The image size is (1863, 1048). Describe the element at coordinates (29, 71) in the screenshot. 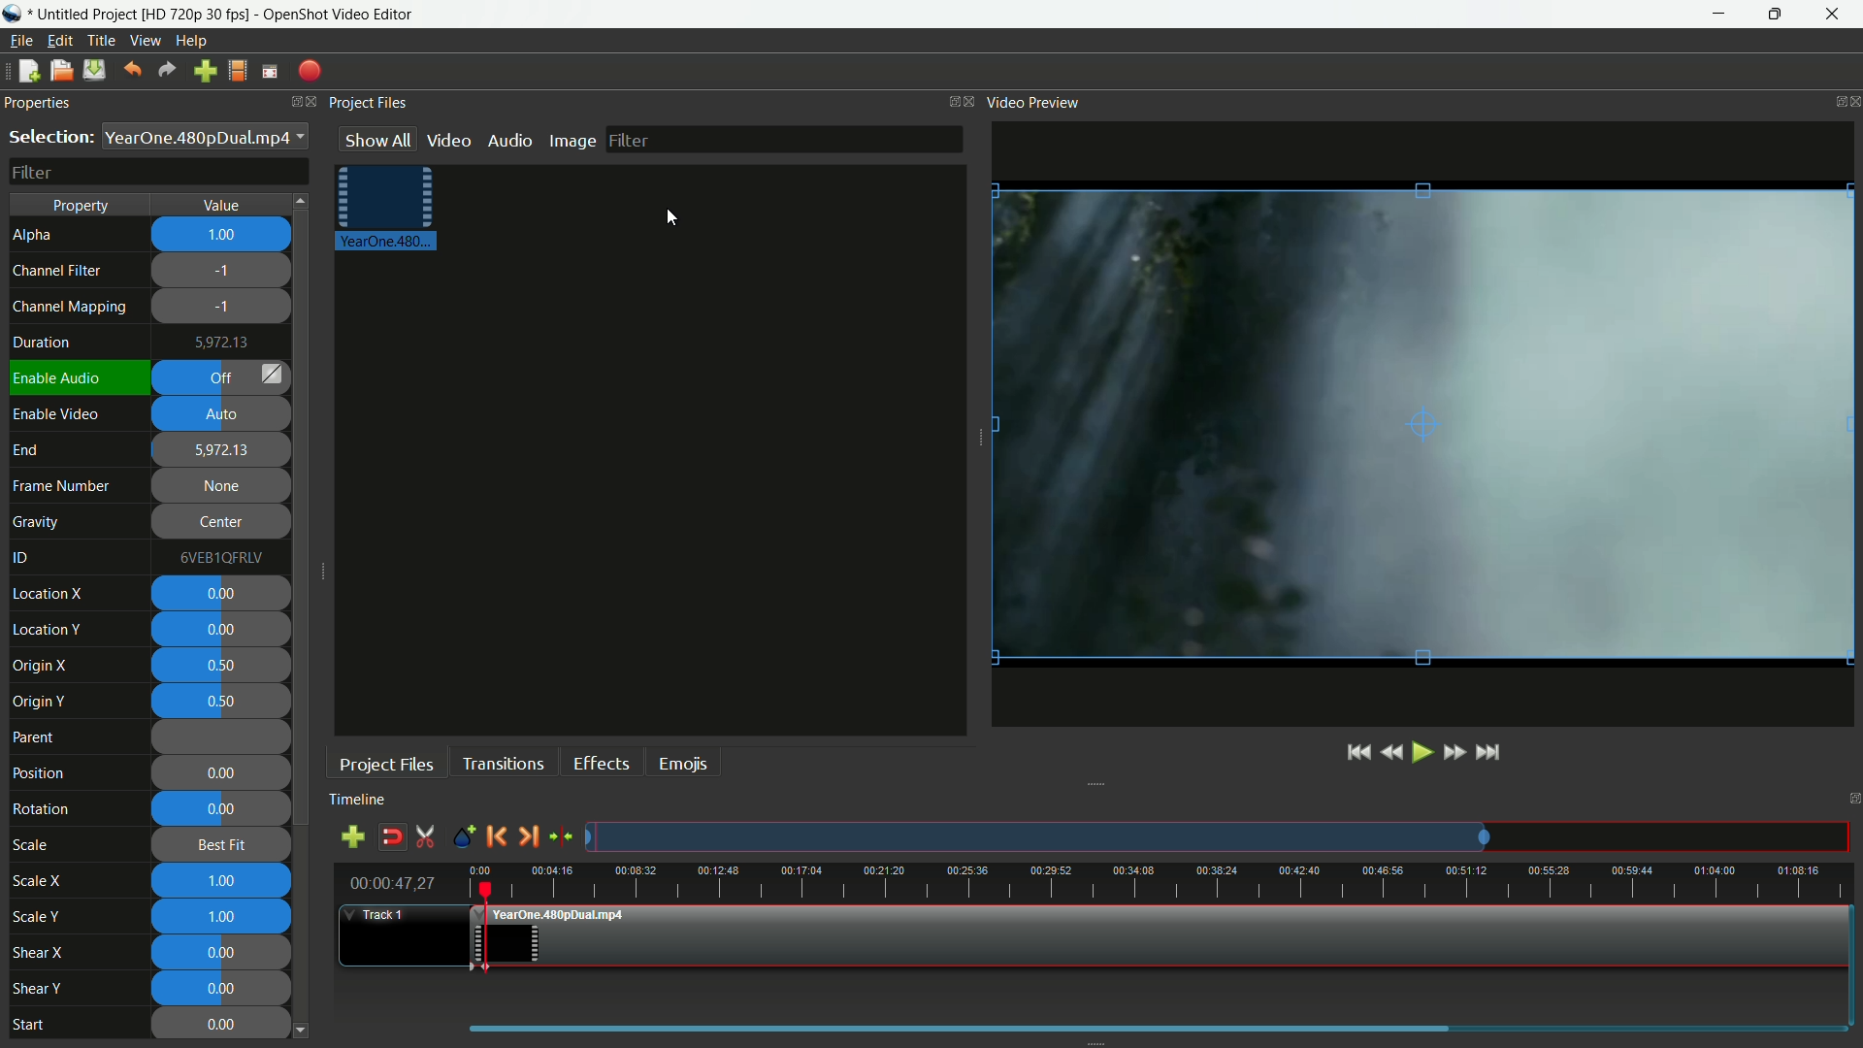

I see `new file` at that location.